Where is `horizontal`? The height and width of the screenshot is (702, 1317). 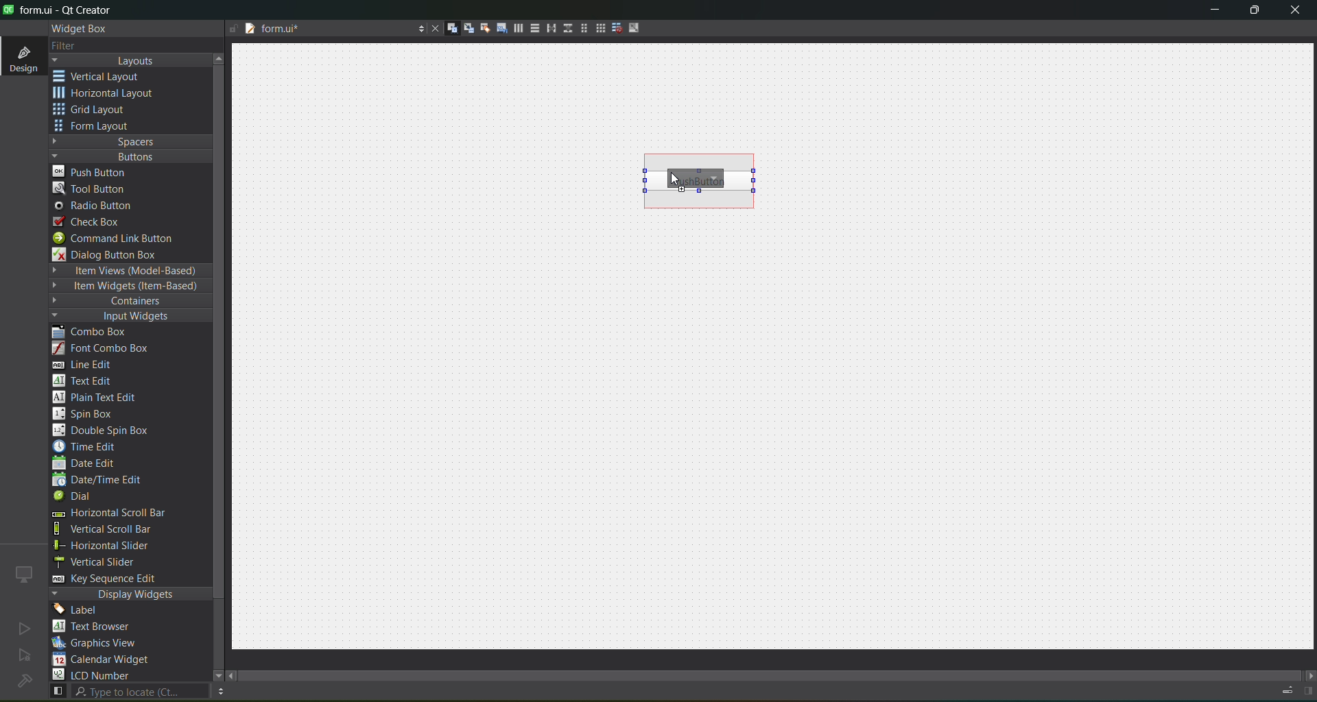
horizontal is located at coordinates (106, 95).